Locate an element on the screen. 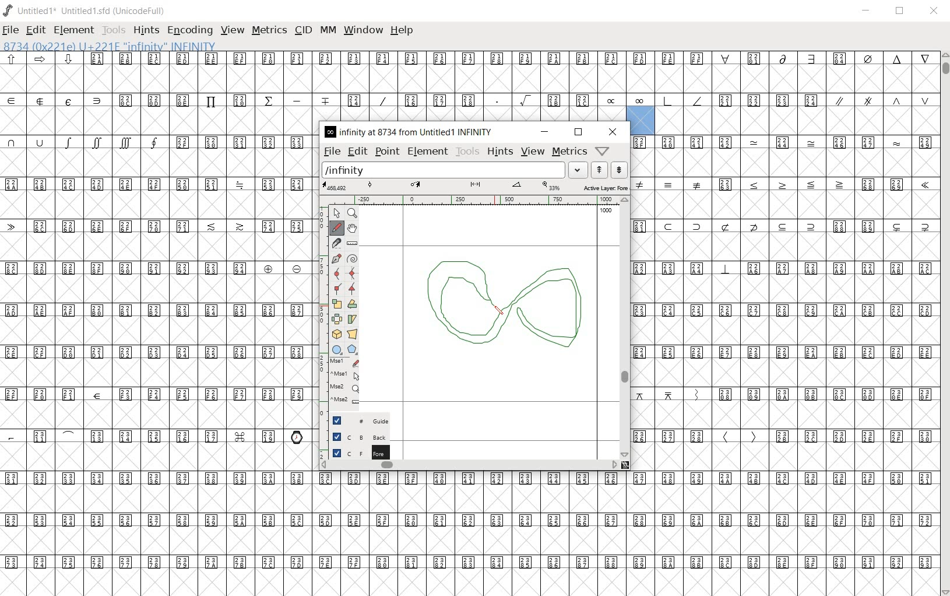 This screenshot has width=950, height=596. flip the selection is located at coordinates (336, 318).